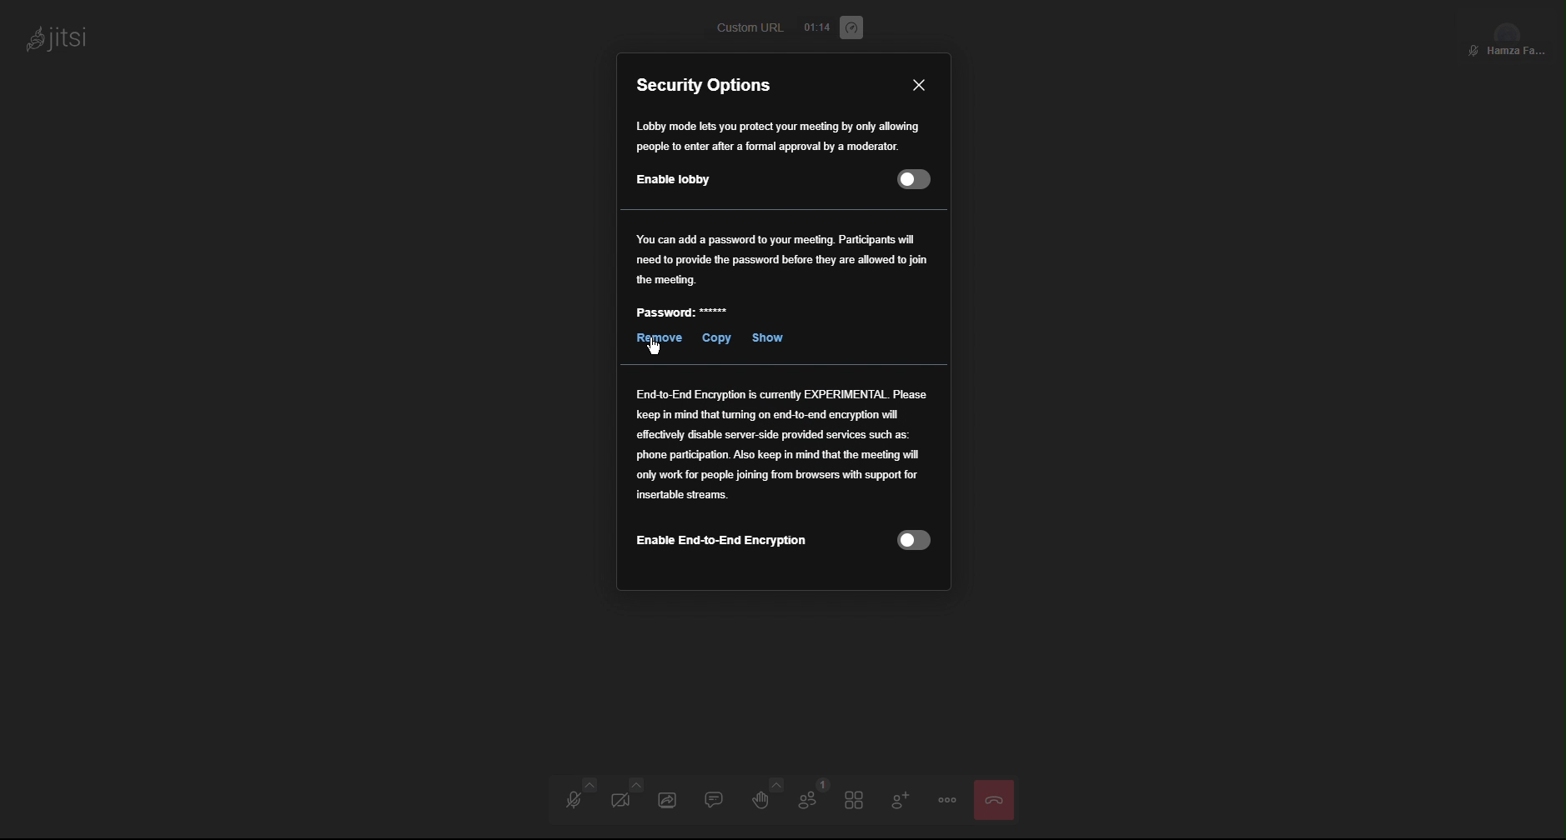  Describe the element at coordinates (854, 29) in the screenshot. I see `Performance` at that location.